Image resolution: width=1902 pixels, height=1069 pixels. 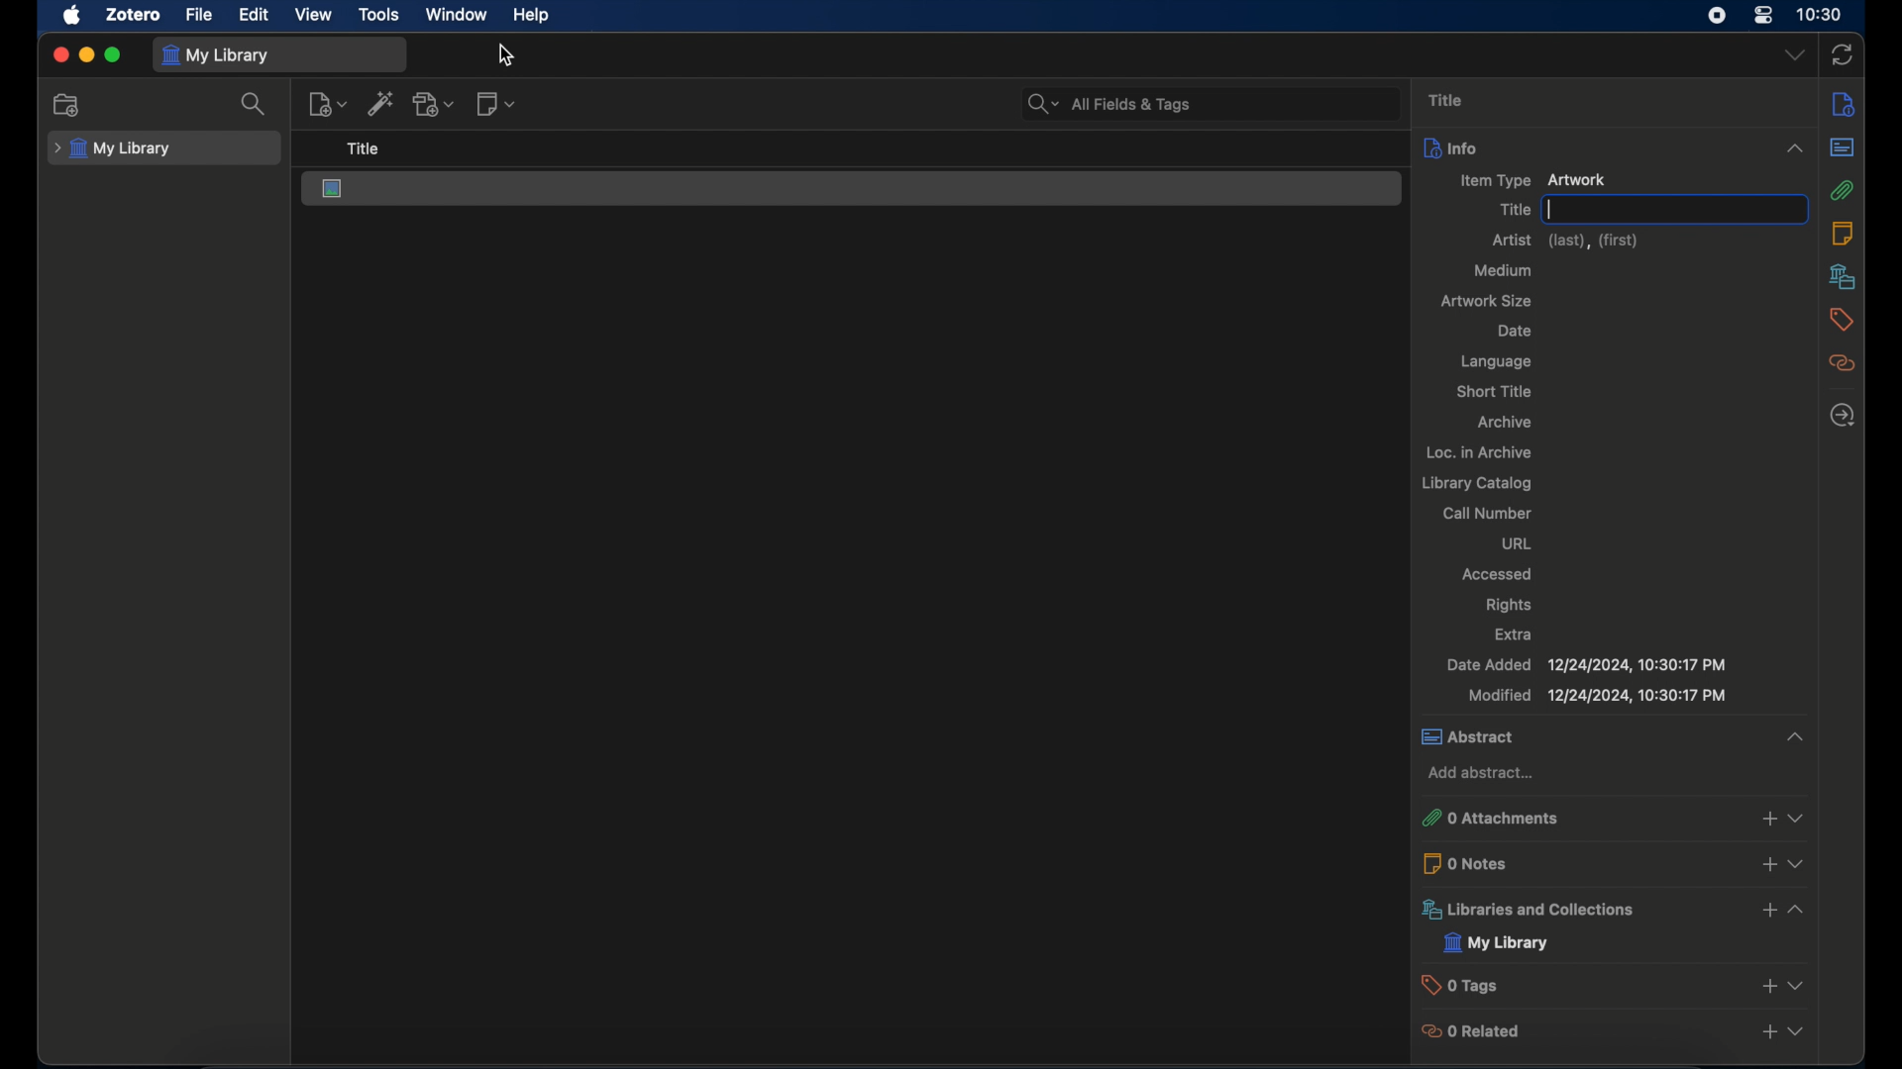 I want to click on window, so click(x=457, y=14).